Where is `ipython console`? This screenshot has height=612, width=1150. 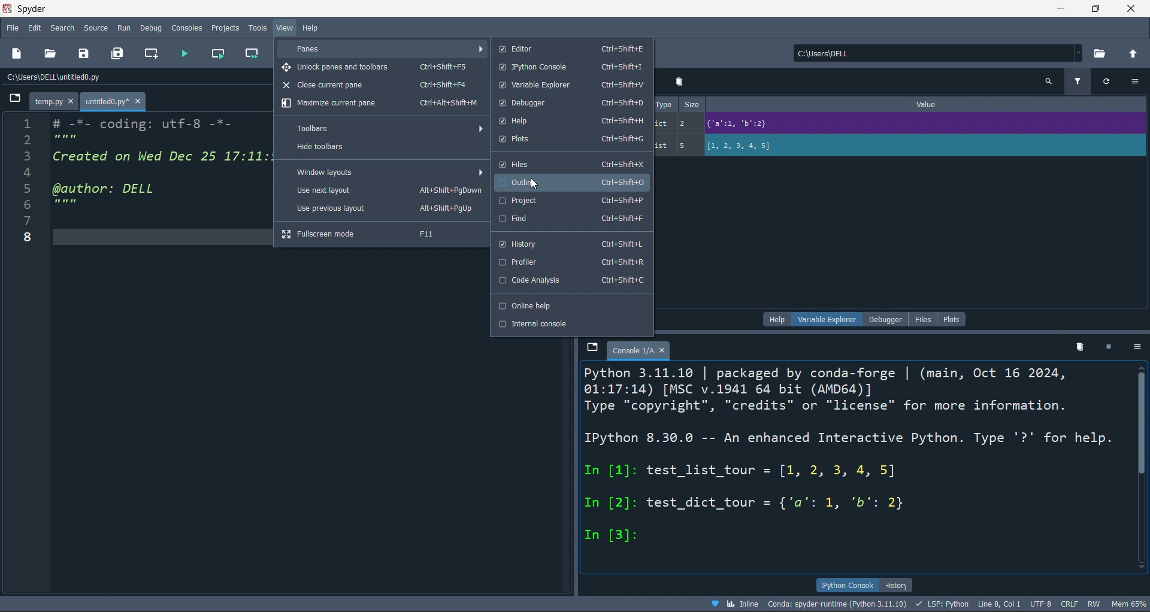 ipython console is located at coordinates (570, 67).